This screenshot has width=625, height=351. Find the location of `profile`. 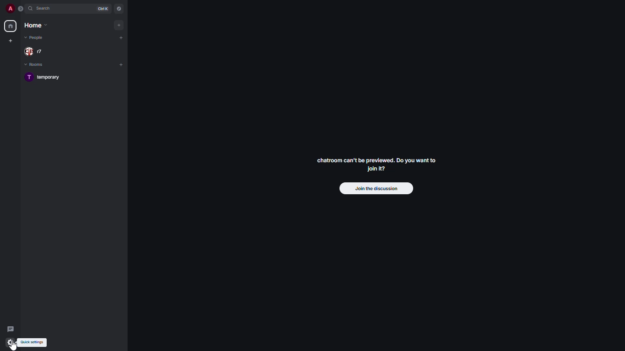

profile is located at coordinates (10, 8).